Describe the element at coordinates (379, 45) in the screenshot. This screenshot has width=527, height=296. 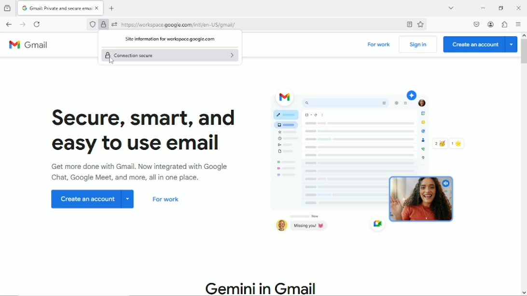
I see `For work` at that location.